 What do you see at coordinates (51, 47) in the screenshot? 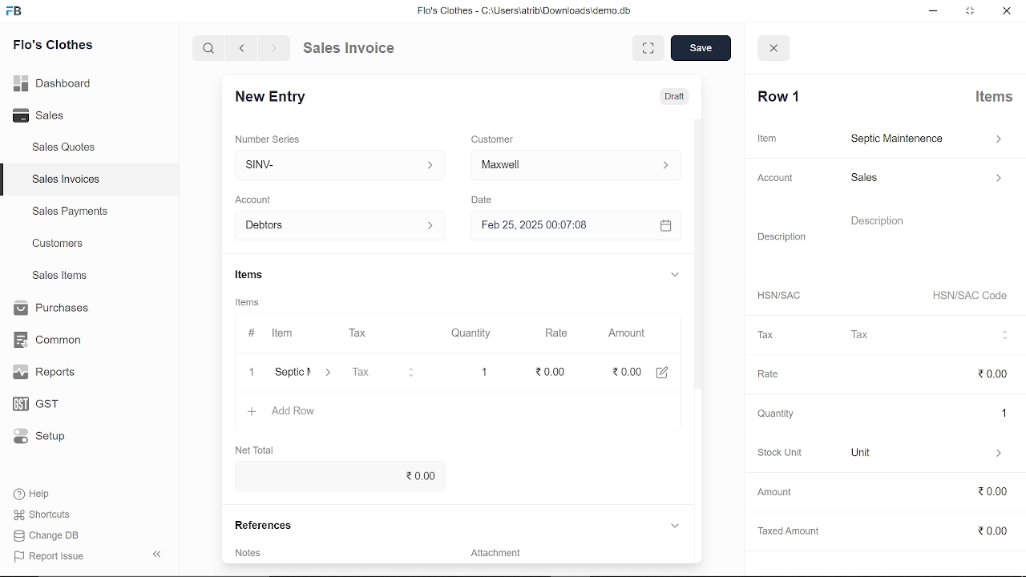
I see `Flo's Clothes` at bounding box center [51, 47].